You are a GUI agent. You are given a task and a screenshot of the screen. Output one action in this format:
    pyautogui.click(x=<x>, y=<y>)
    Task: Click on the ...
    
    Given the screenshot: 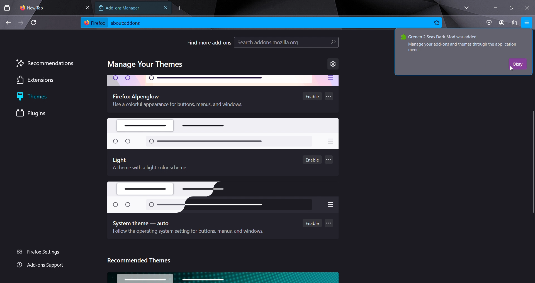 What is the action you would take?
    pyautogui.click(x=329, y=160)
    